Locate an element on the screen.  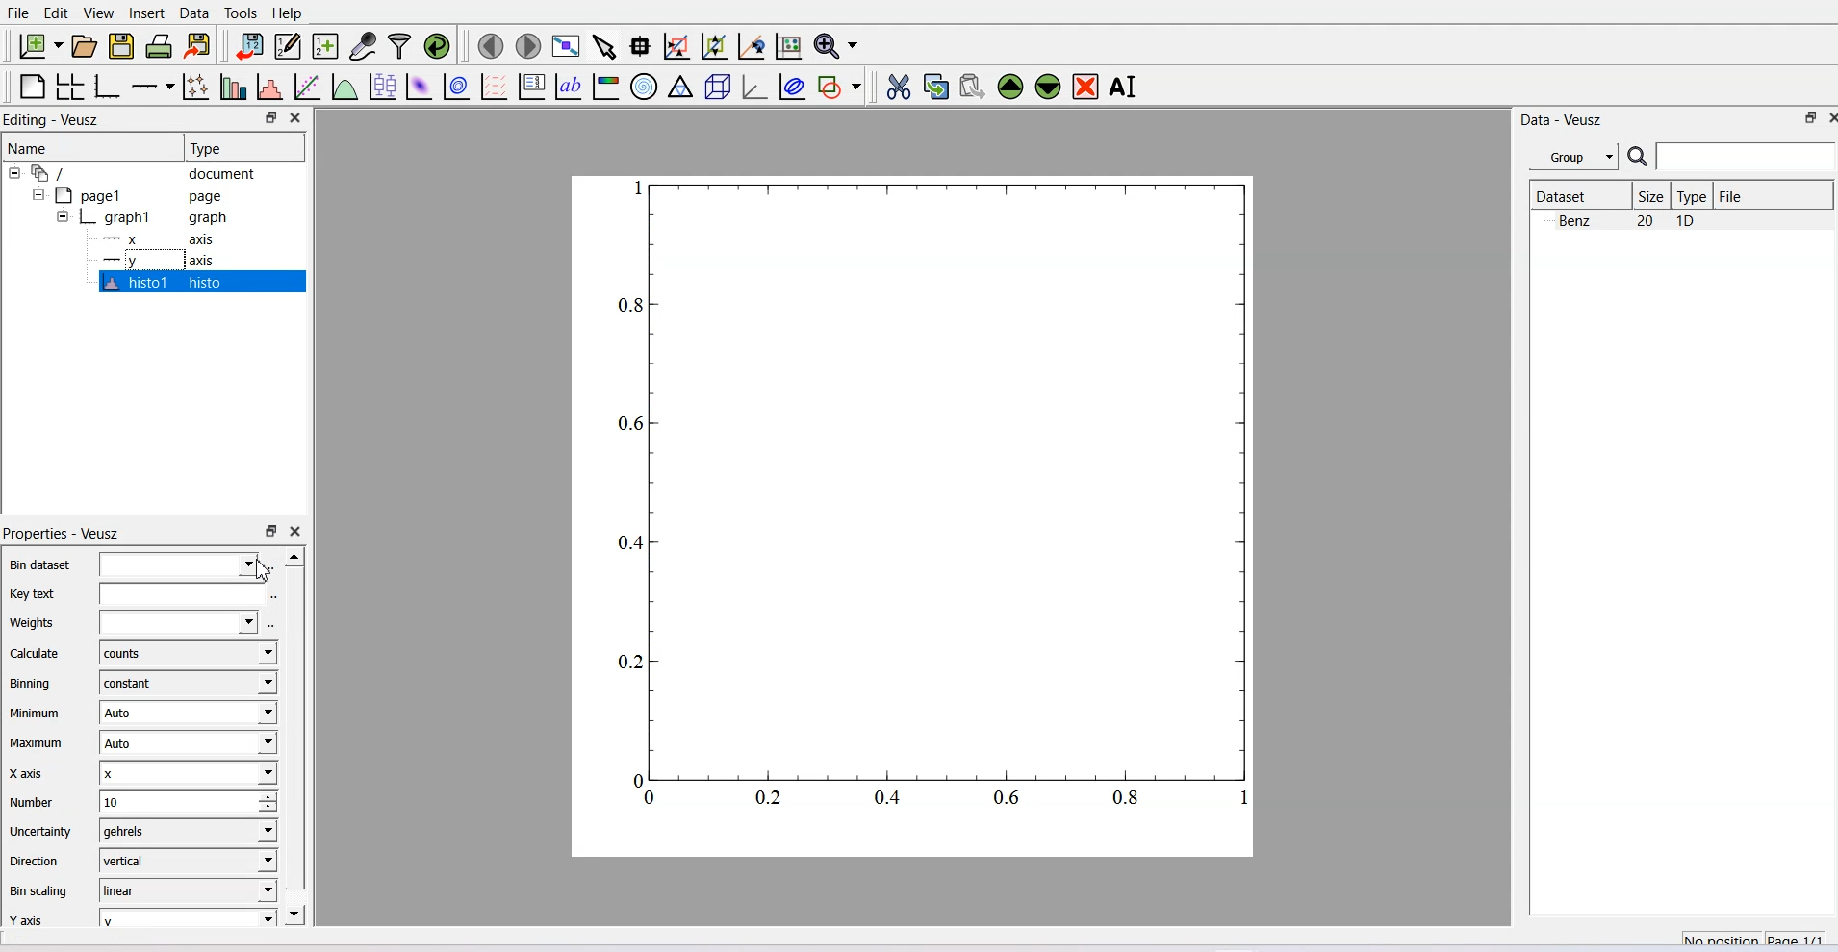
Fit function to data is located at coordinates (307, 86).